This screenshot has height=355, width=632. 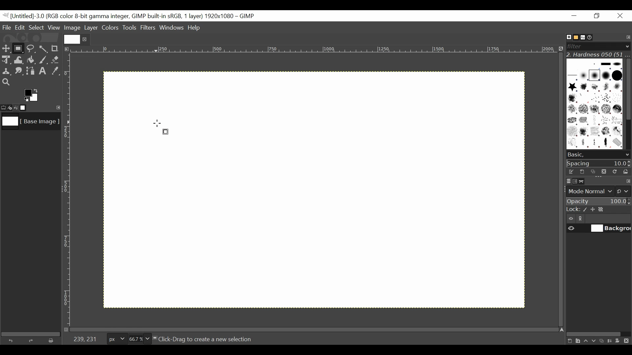 I want to click on Rectangle Select Tool, so click(x=18, y=48).